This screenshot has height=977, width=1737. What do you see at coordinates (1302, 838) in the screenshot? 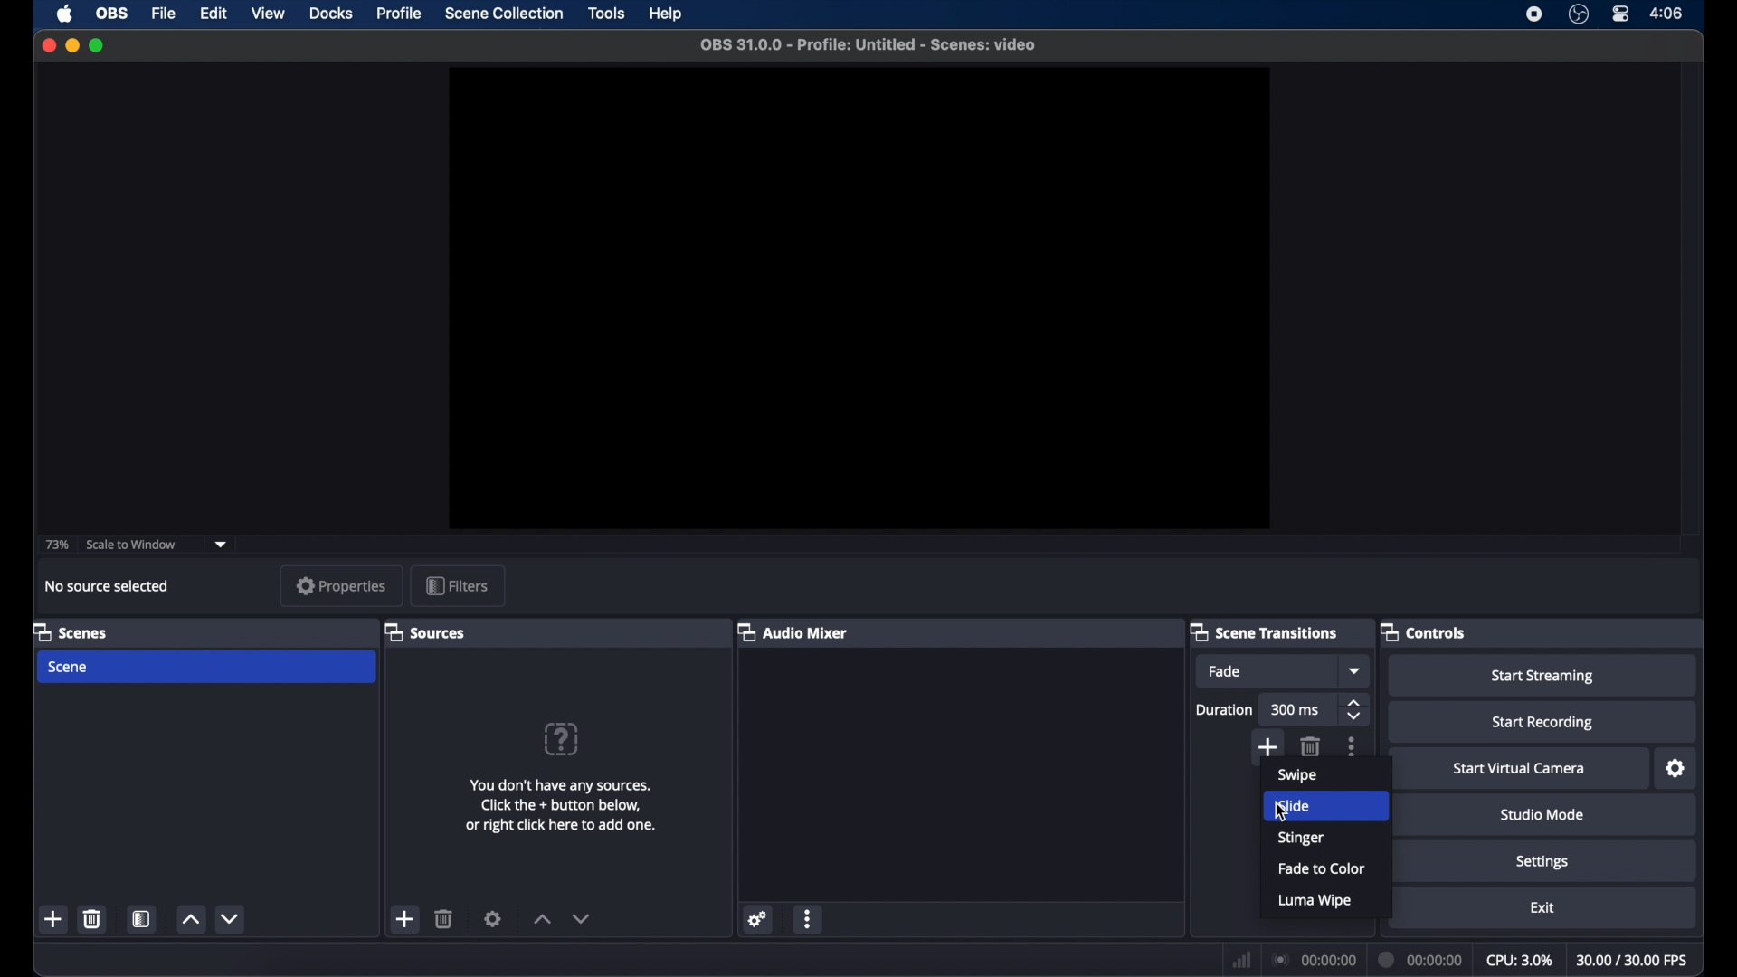
I see `stinger` at bounding box center [1302, 838].